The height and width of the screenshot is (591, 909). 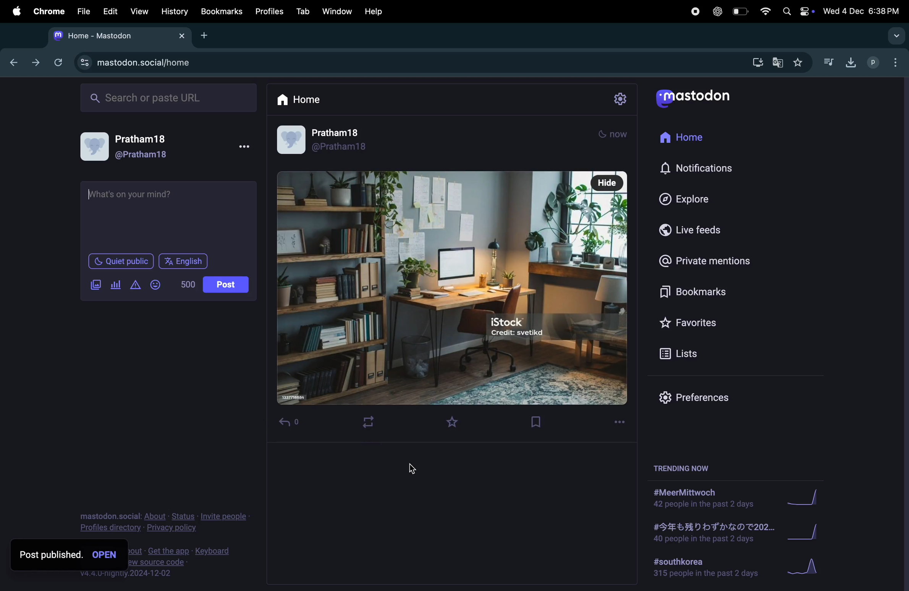 What do you see at coordinates (757, 63) in the screenshot?
I see `download mastdon` at bounding box center [757, 63].